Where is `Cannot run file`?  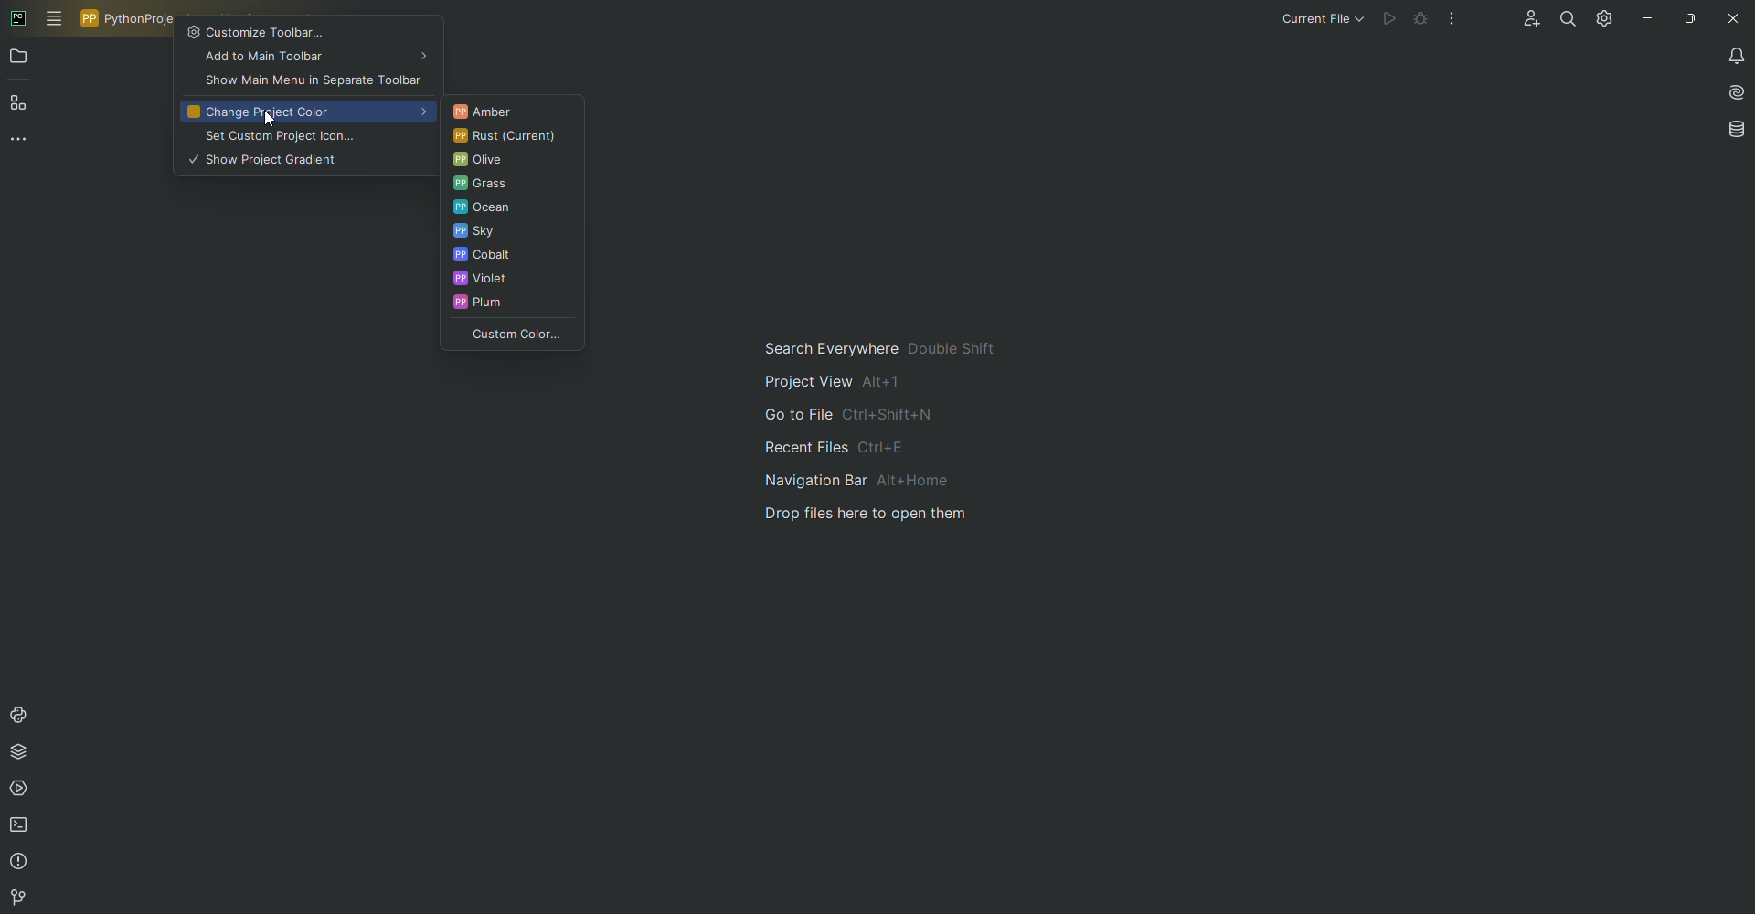 Cannot run file is located at coordinates (1406, 19).